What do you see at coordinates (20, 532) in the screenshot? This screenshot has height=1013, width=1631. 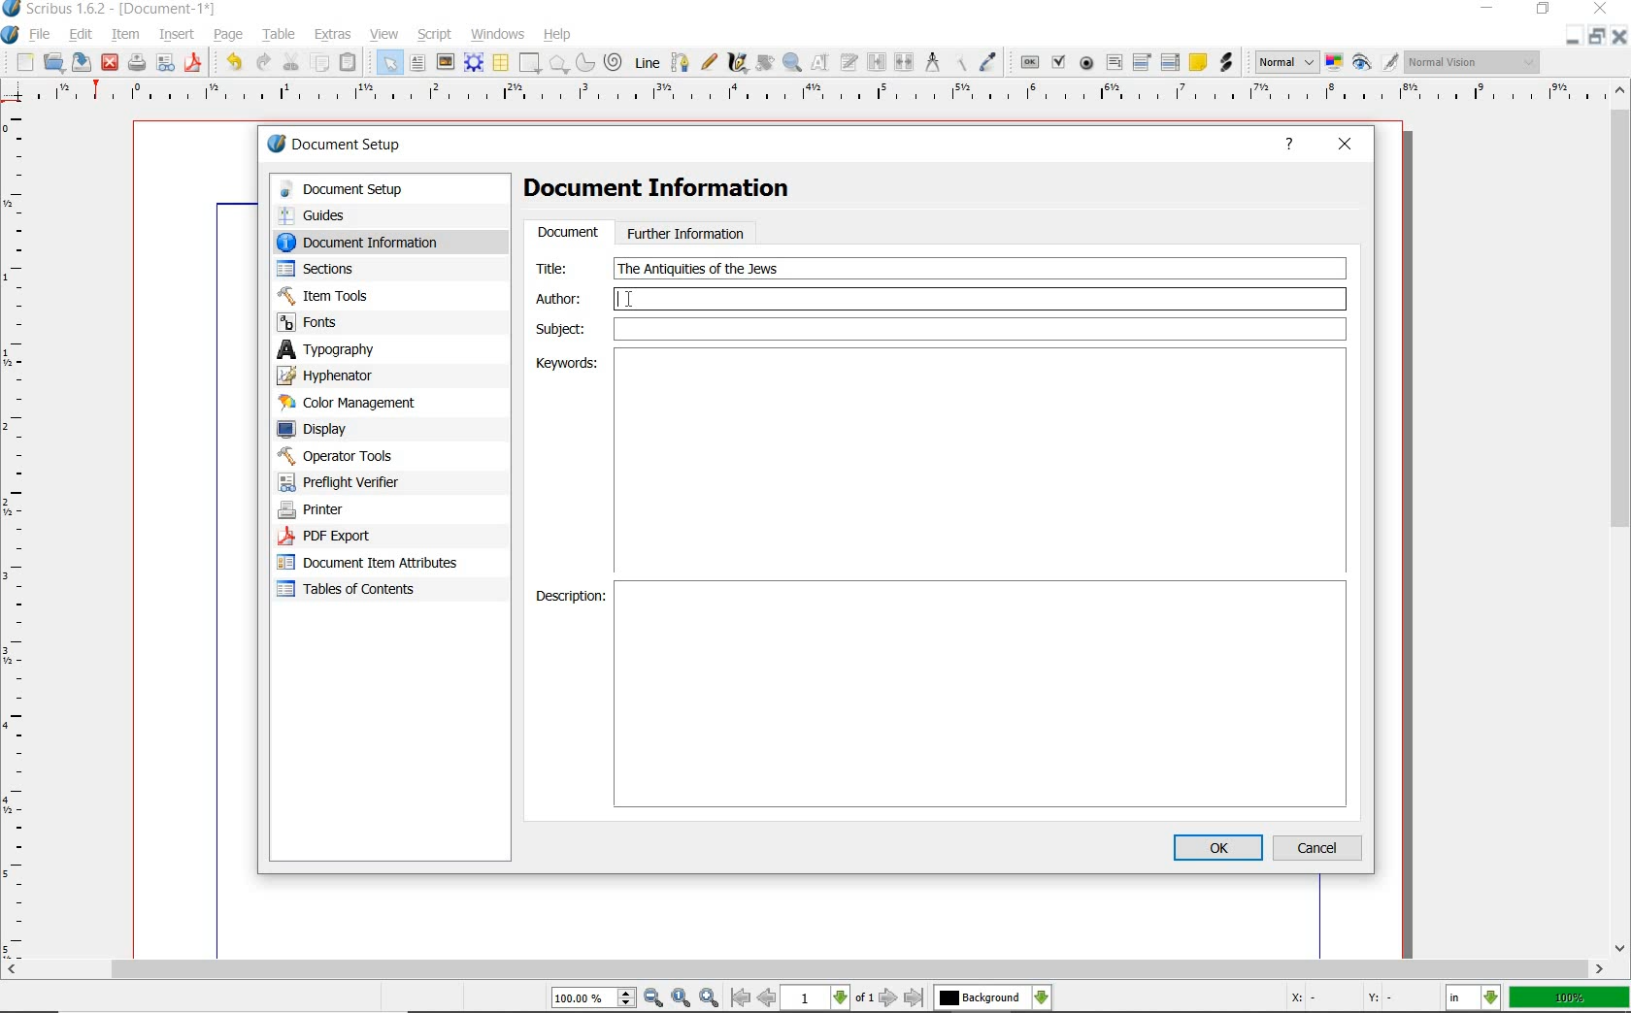 I see `ruler` at bounding box center [20, 532].